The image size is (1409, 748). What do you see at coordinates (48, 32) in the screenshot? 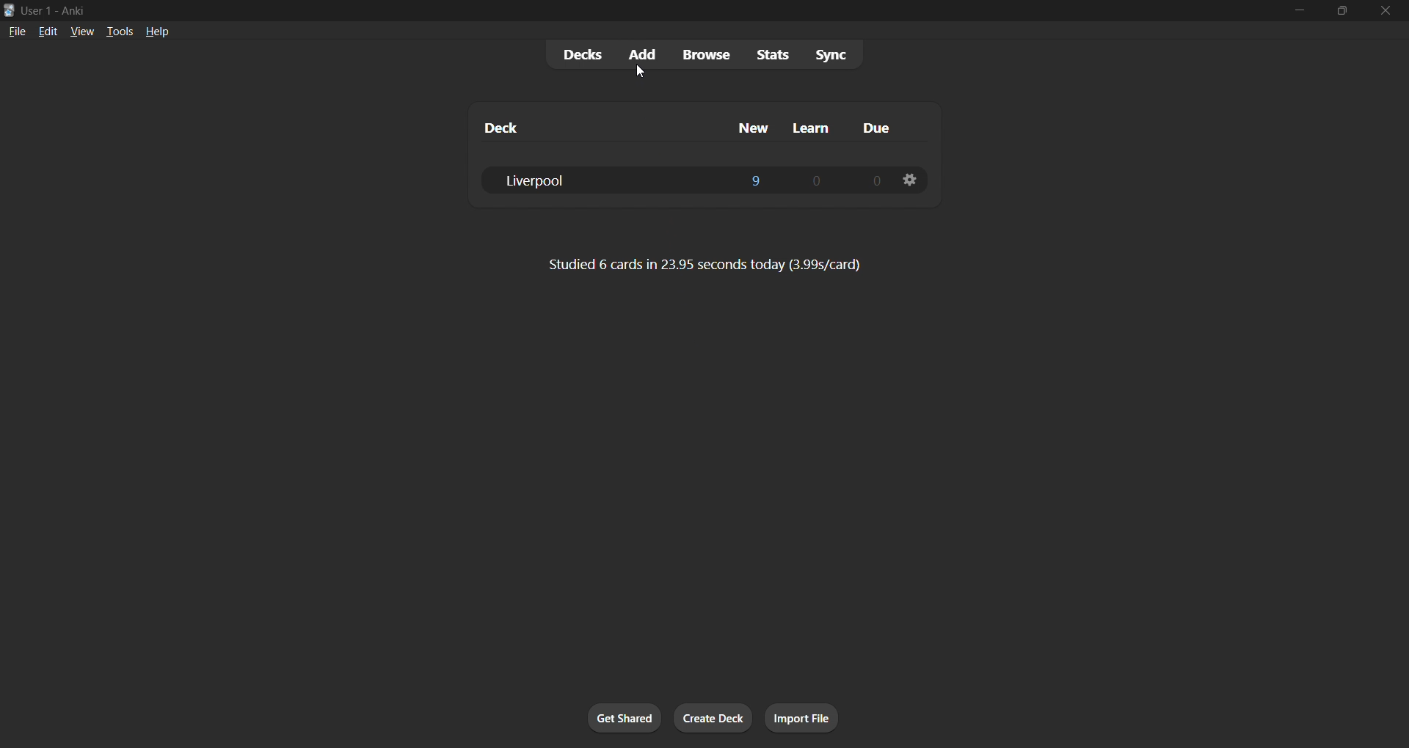
I see `edit` at bounding box center [48, 32].